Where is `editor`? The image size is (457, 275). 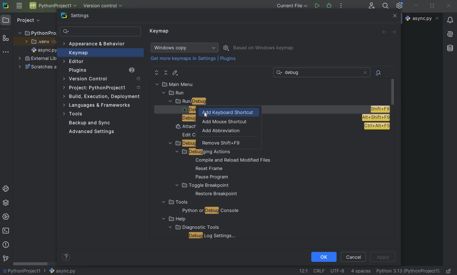 editor is located at coordinates (74, 61).